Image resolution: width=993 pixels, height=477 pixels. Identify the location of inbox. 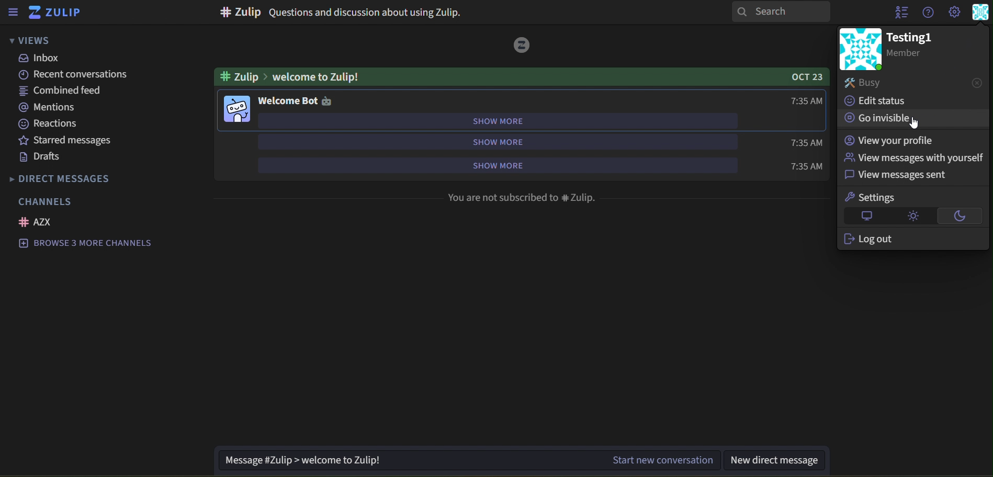
(39, 58).